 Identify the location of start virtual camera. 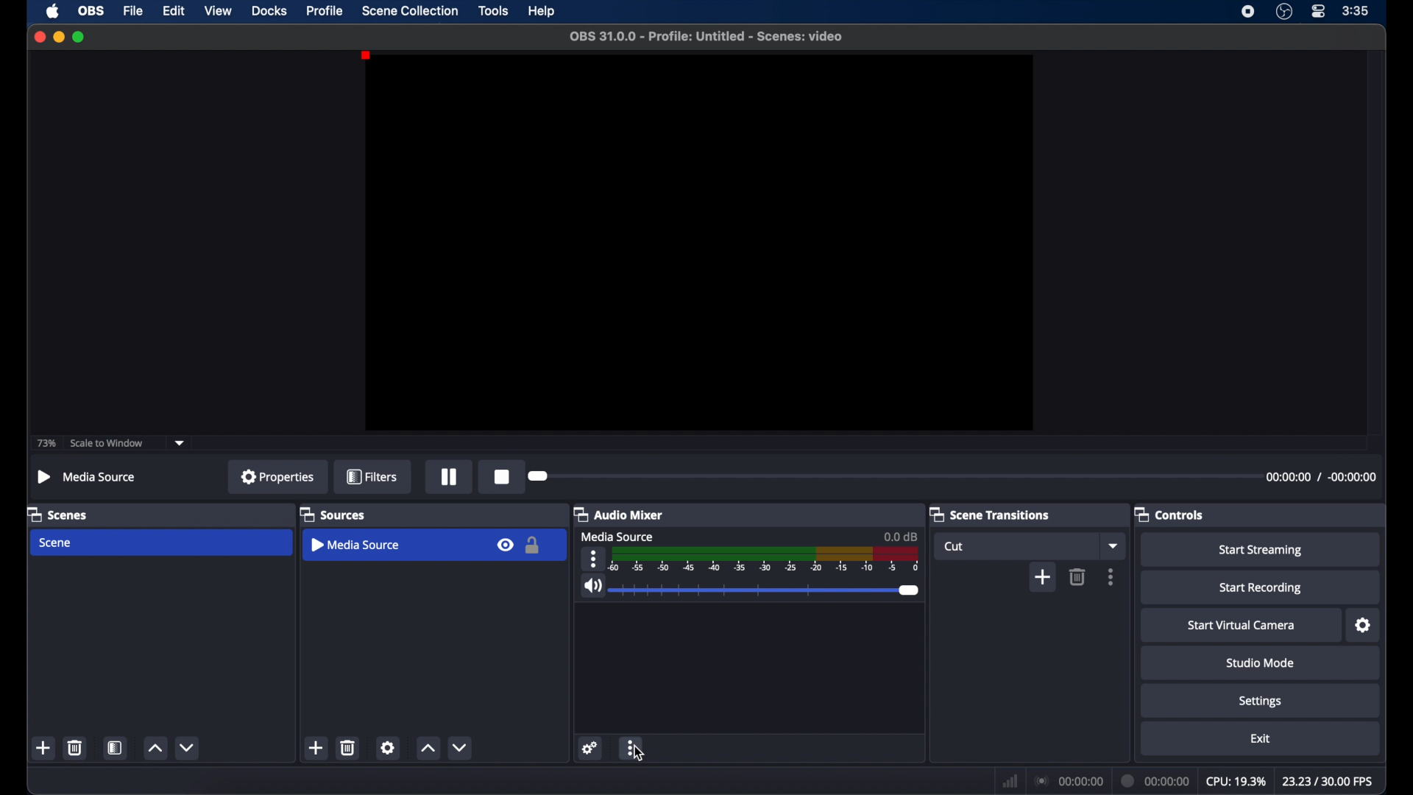
(1242, 625).